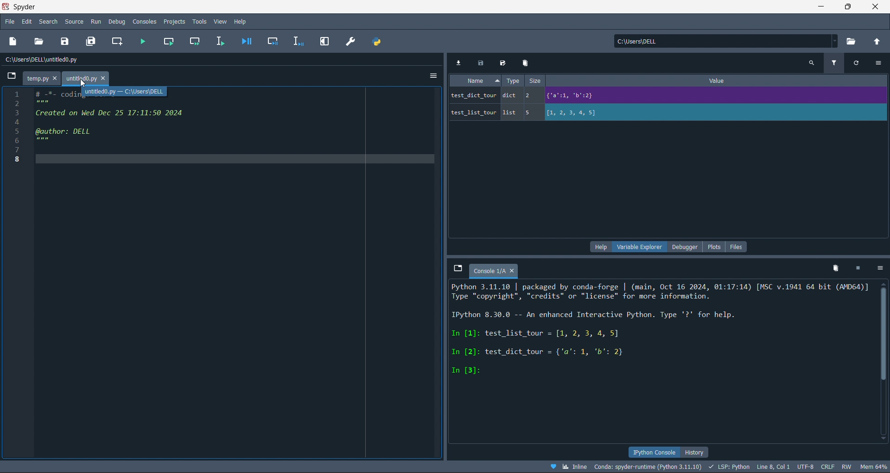 The height and width of the screenshot is (473, 890). I want to click on remove all variables, so click(527, 62).